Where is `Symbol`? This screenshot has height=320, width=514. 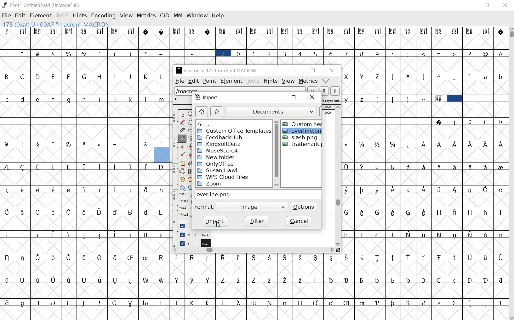
Symbol is located at coordinates (100, 212).